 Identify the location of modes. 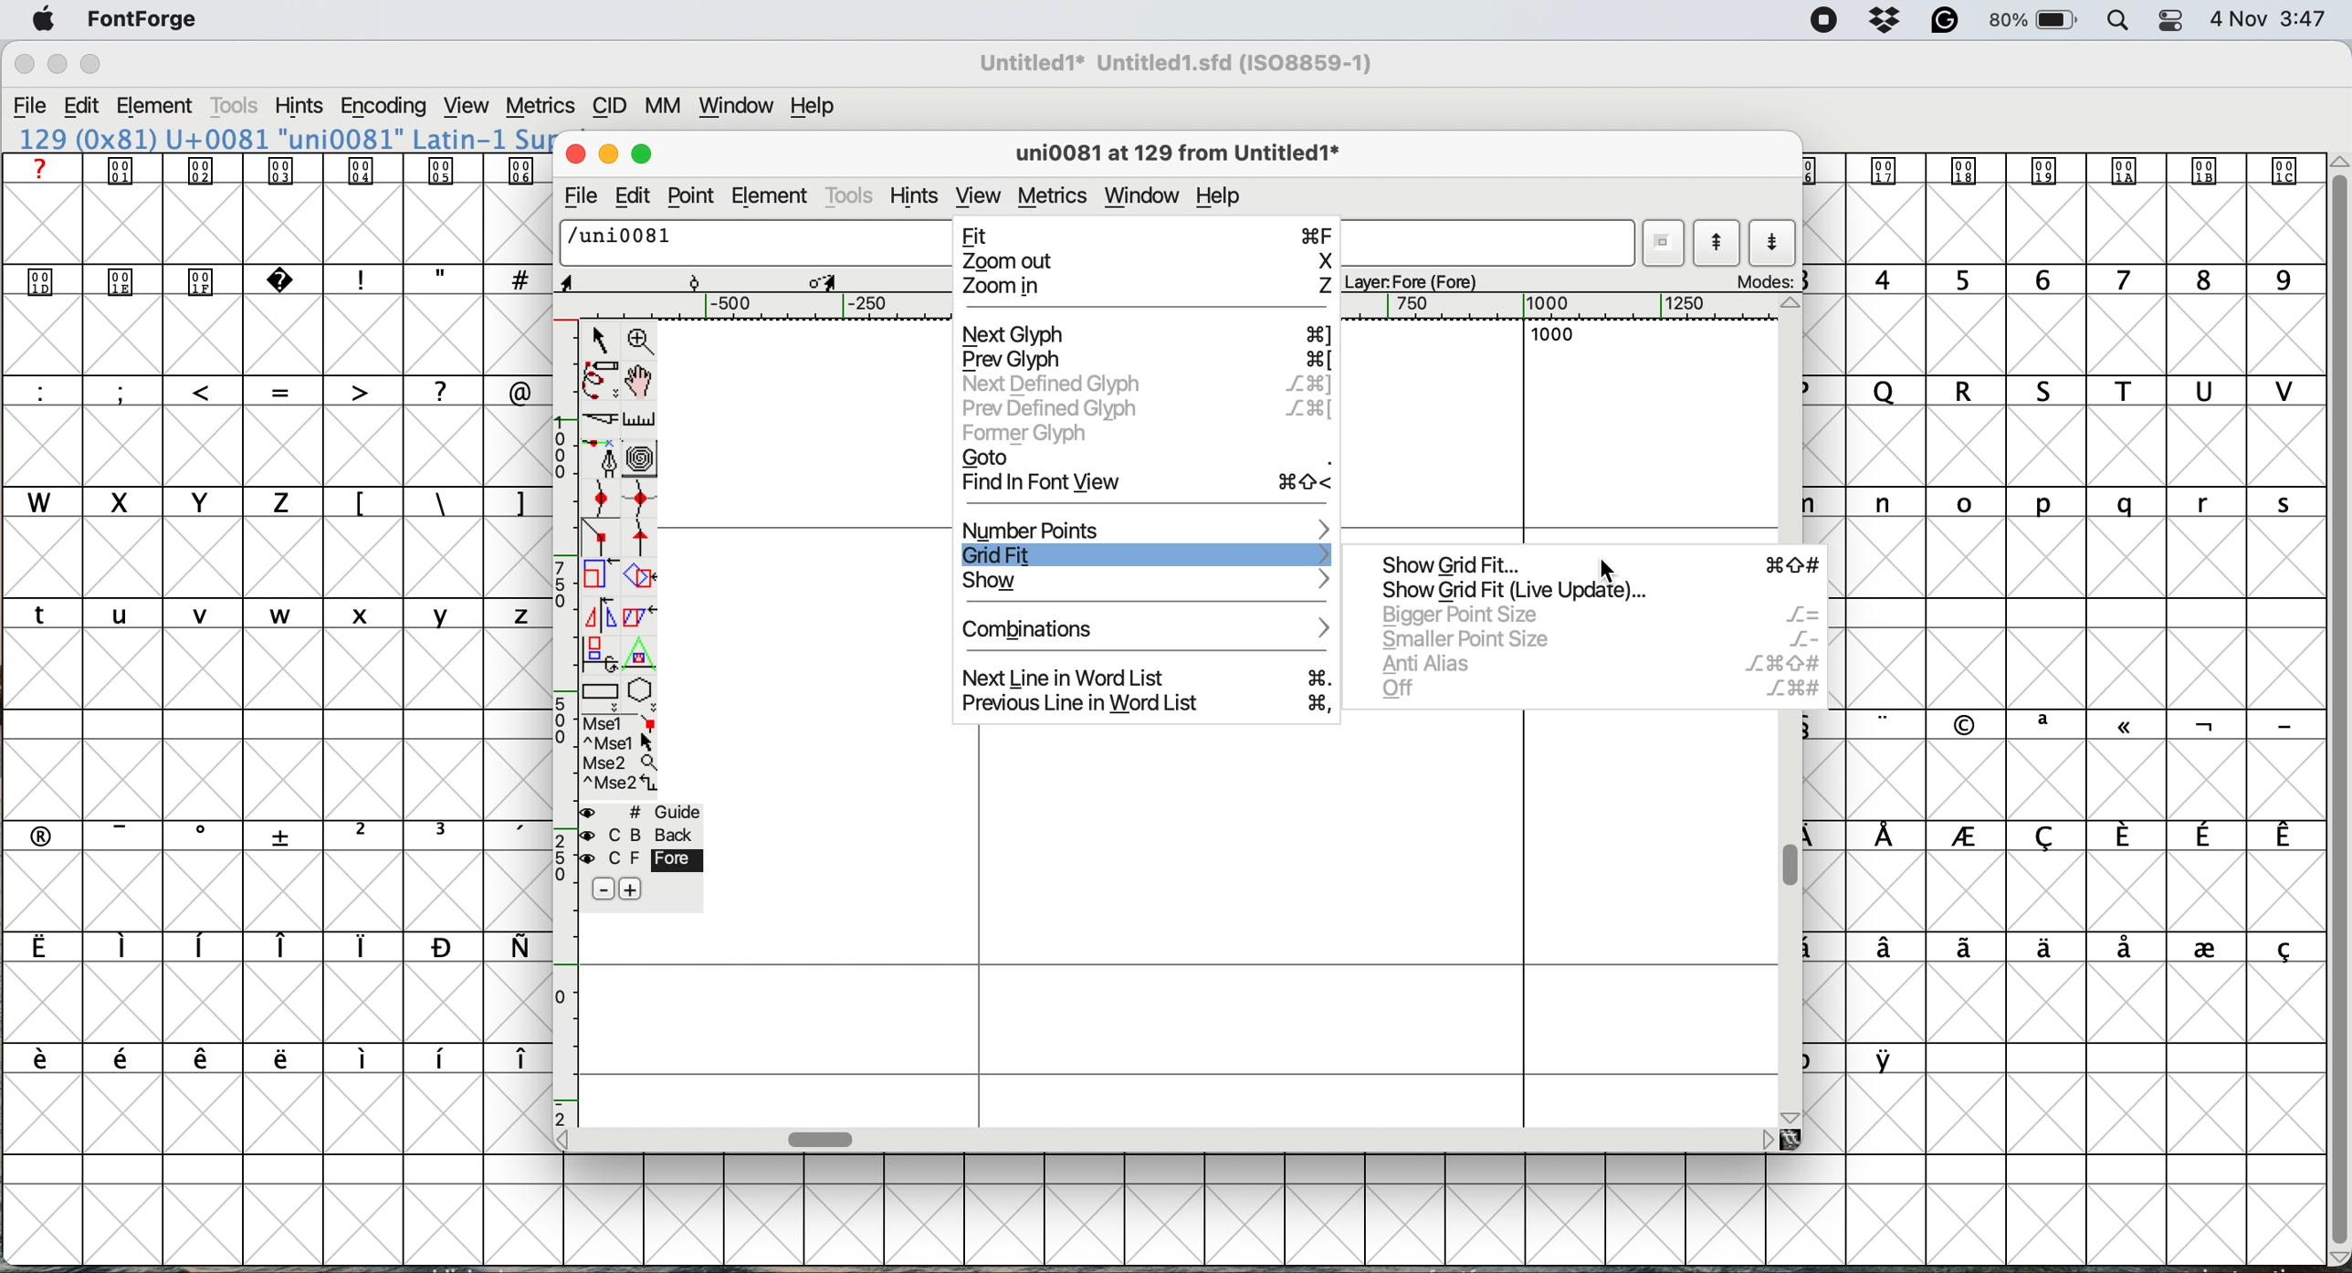
(1761, 279).